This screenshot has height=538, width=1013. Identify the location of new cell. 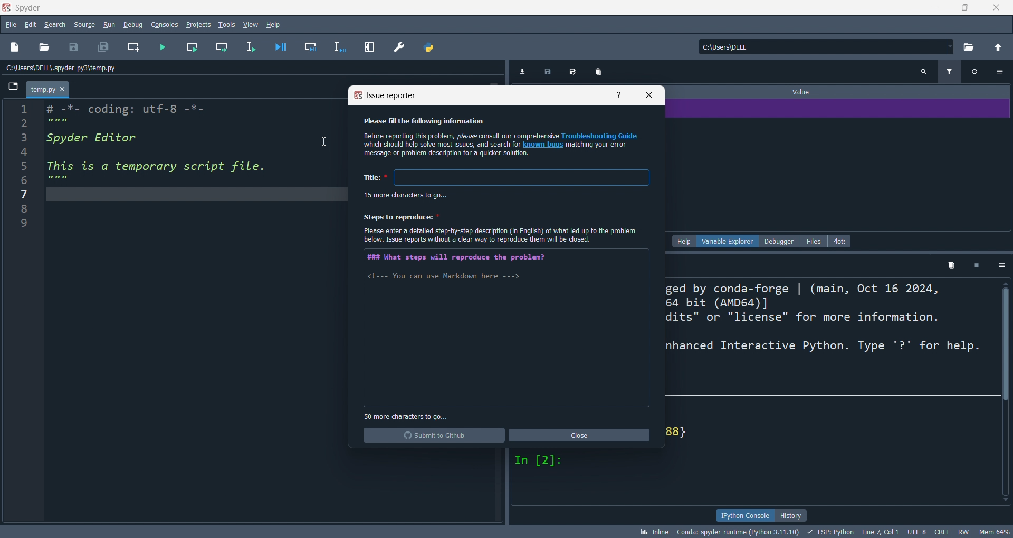
(135, 49).